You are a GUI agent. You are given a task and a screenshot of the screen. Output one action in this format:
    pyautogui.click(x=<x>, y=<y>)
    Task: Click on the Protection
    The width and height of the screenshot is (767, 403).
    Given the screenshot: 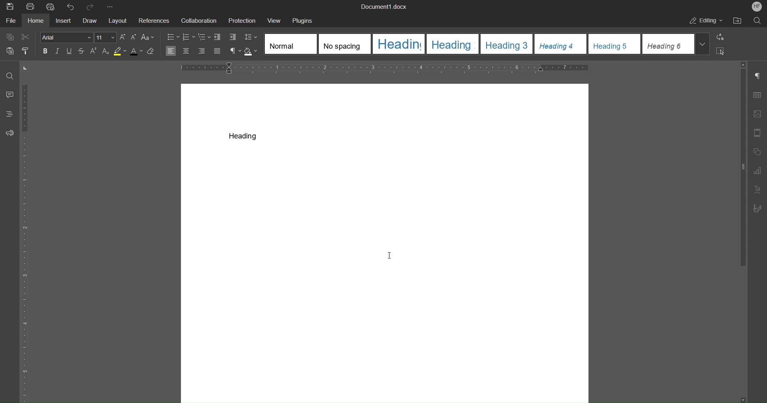 What is the action you would take?
    pyautogui.click(x=240, y=20)
    